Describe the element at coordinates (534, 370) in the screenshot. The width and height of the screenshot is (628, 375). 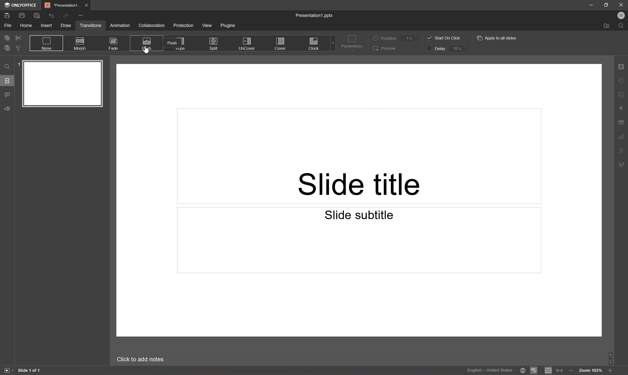
I see `Spell checking` at that location.